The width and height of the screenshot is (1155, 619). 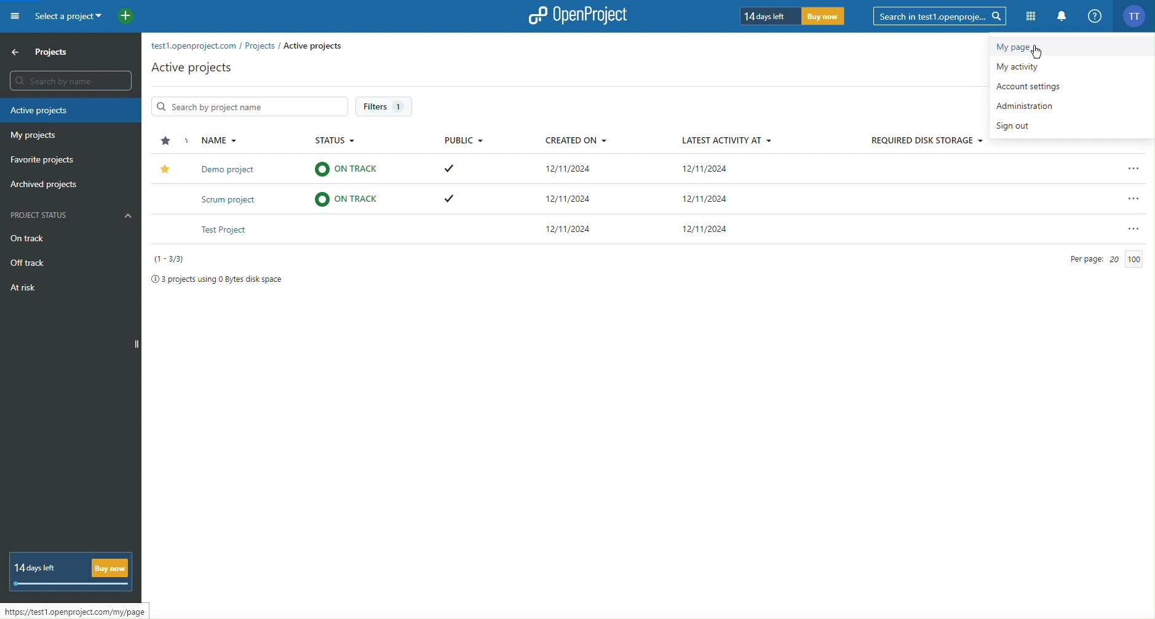 What do you see at coordinates (1022, 65) in the screenshot?
I see `My activity` at bounding box center [1022, 65].